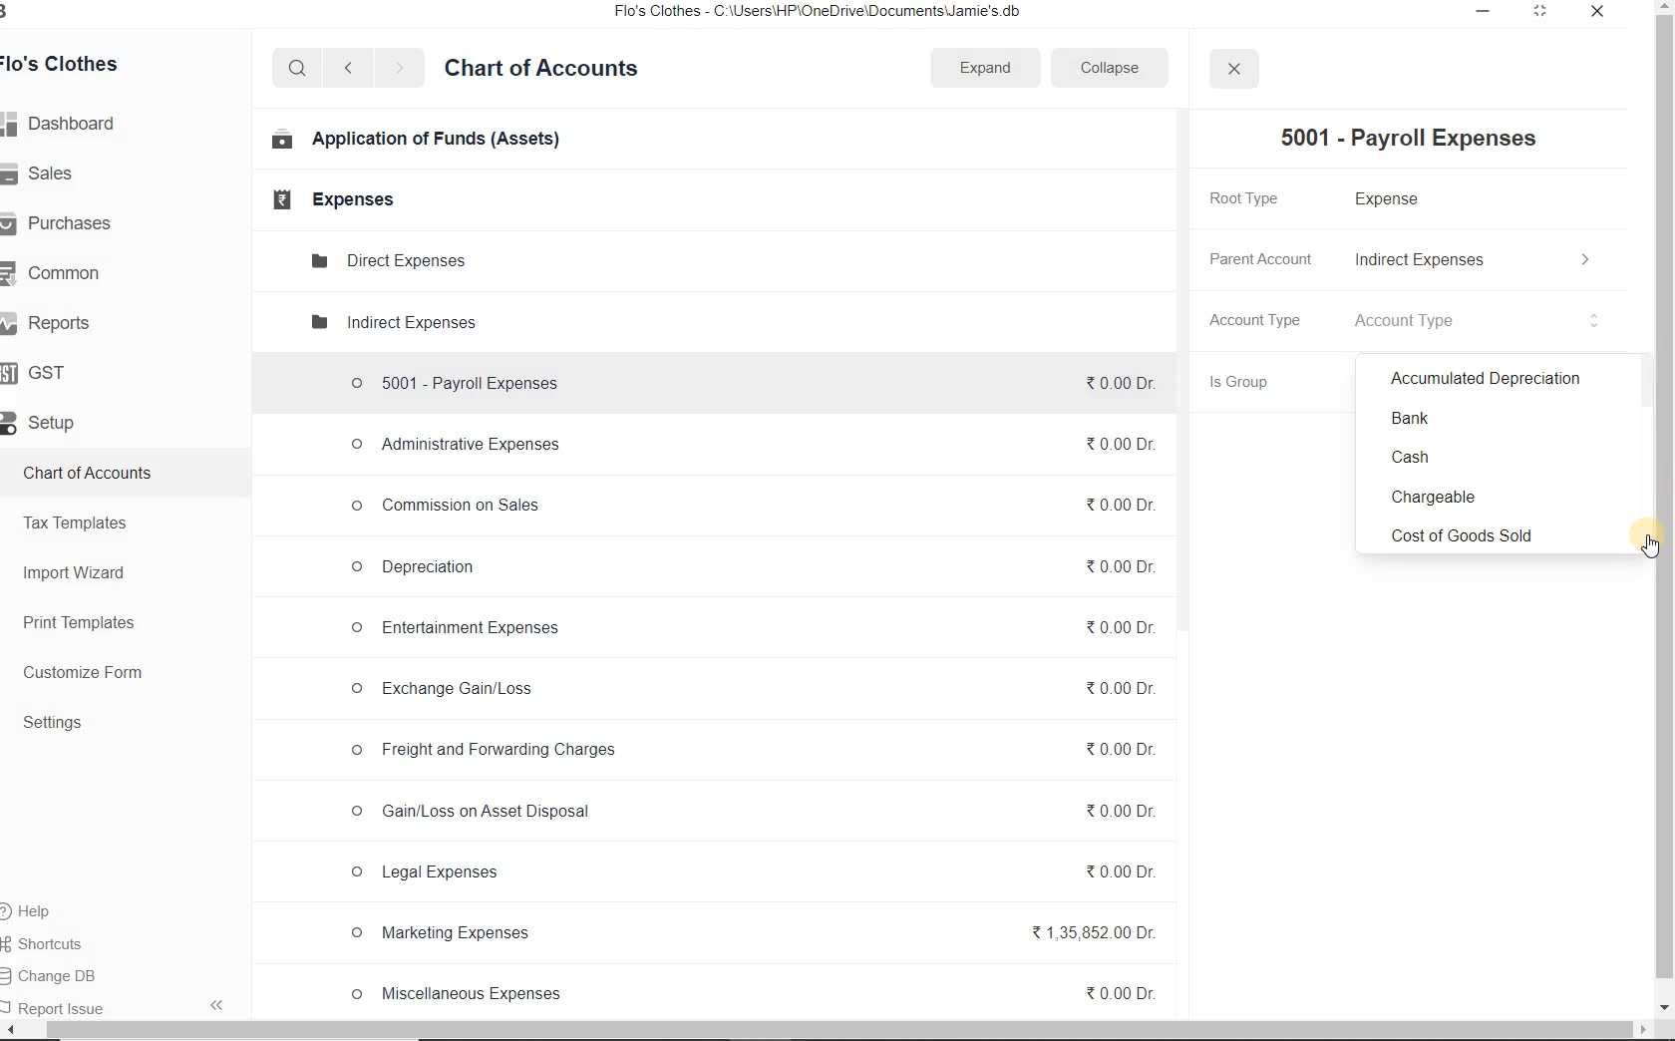  Describe the element at coordinates (1416, 137) in the screenshot. I see `5001 - Payroll Expenses` at that location.